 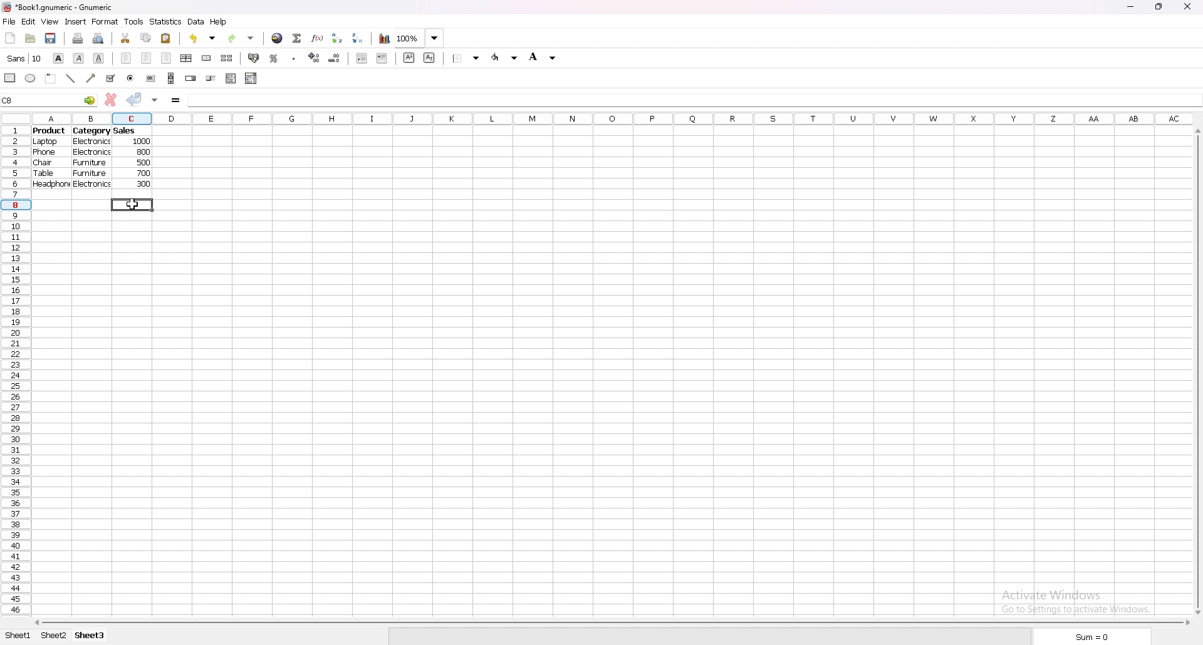 I want to click on functions, so click(x=318, y=38).